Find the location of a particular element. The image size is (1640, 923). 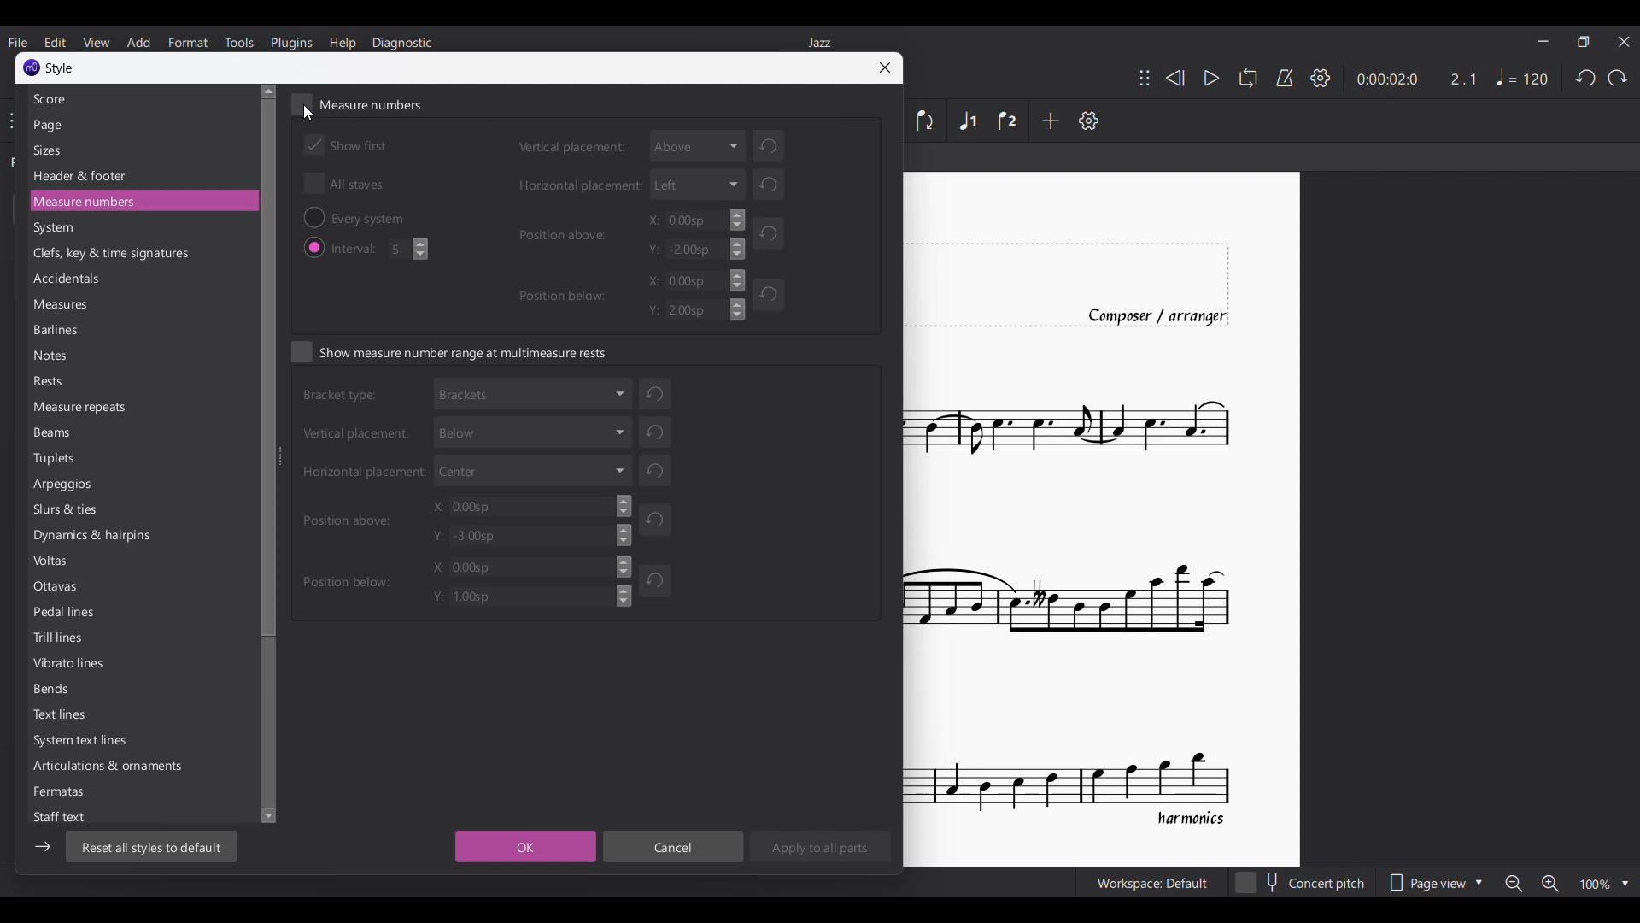

Settings is located at coordinates (1321, 78).